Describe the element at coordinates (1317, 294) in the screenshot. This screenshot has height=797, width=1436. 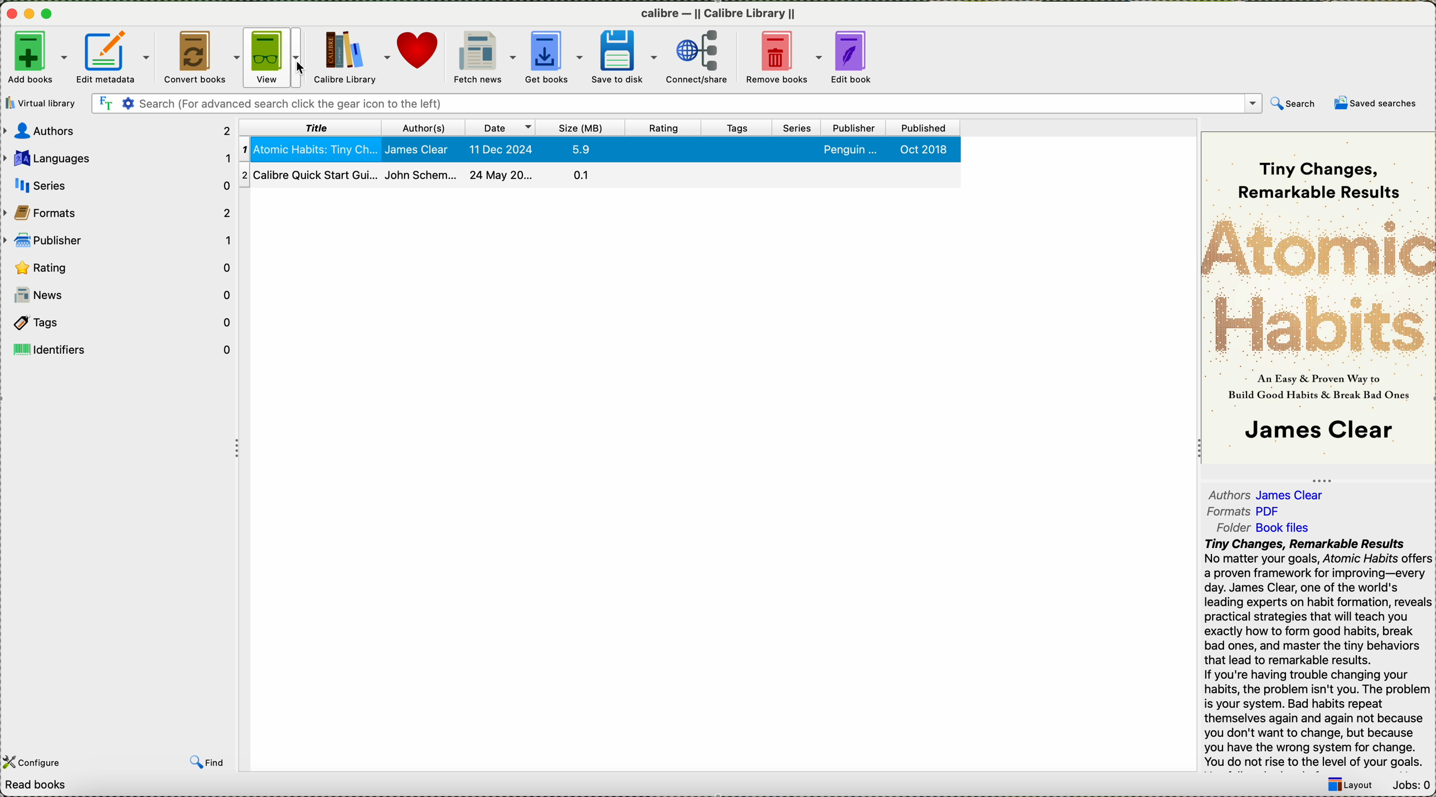
I see `~~ Tiny Changes,

~ Remarkable Results
A A — & Proven Way to :
Build Good Habits & Break Bad On

I James Clear` at that location.